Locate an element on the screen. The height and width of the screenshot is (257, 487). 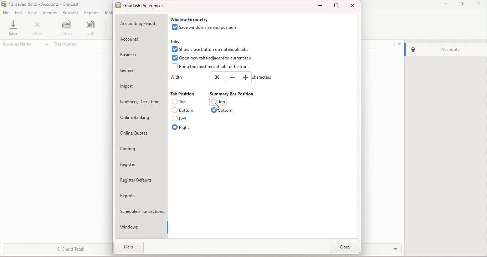
Scheduled Transaction is located at coordinates (144, 211).